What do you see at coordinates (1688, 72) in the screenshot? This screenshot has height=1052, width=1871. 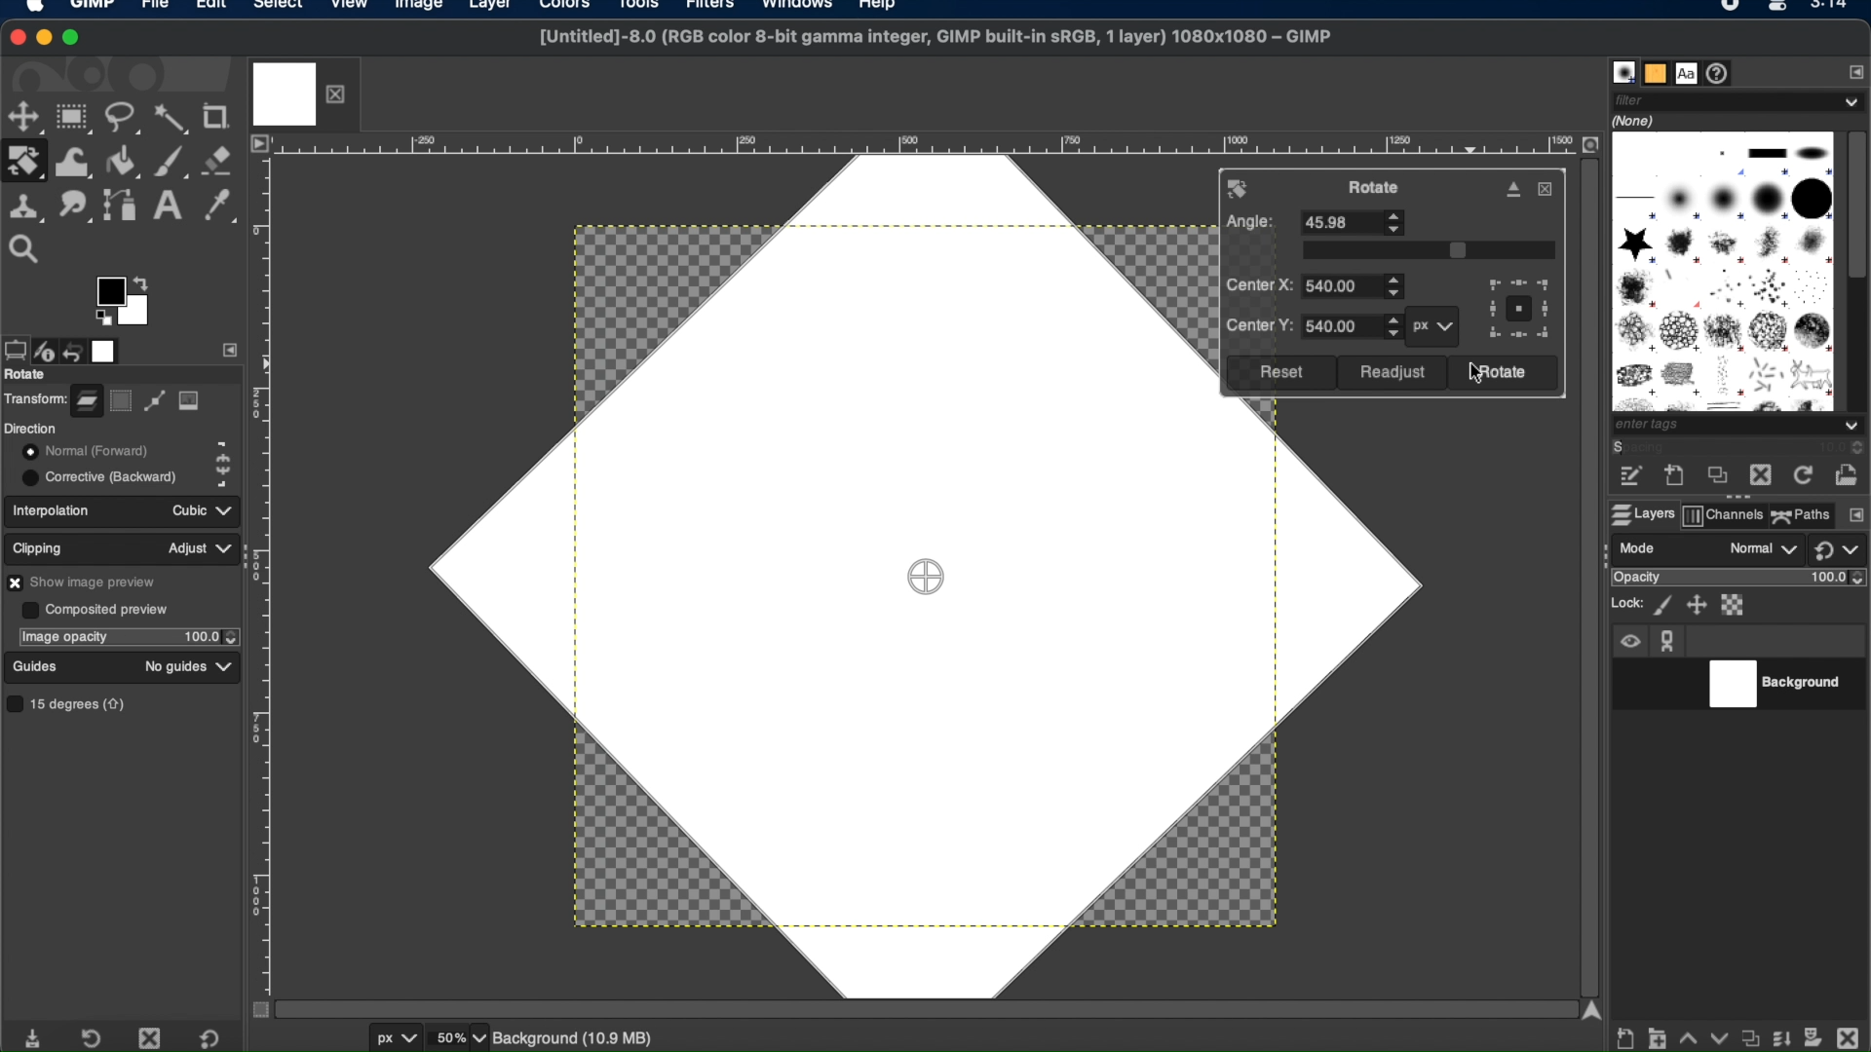 I see `fonts` at bounding box center [1688, 72].